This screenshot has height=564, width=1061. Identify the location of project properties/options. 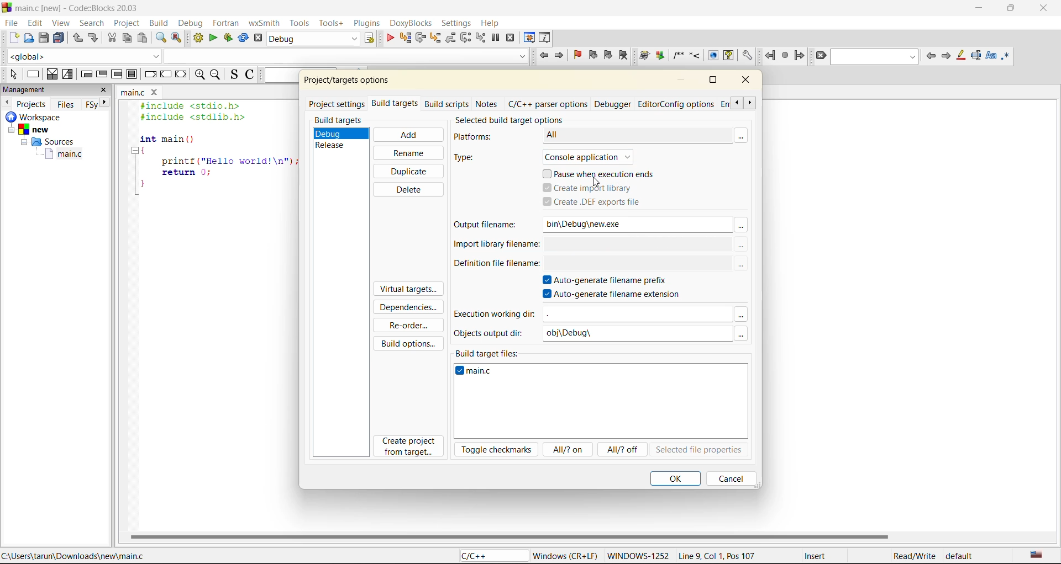
(344, 82).